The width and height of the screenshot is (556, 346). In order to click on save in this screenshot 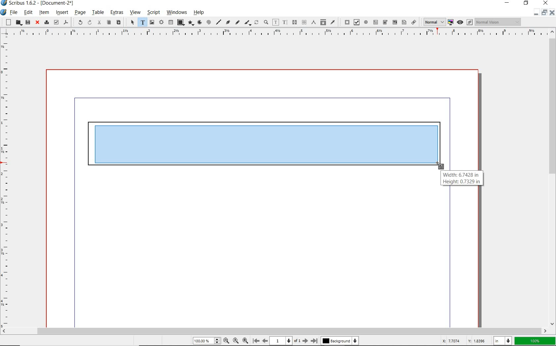, I will do `click(28, 22)`.